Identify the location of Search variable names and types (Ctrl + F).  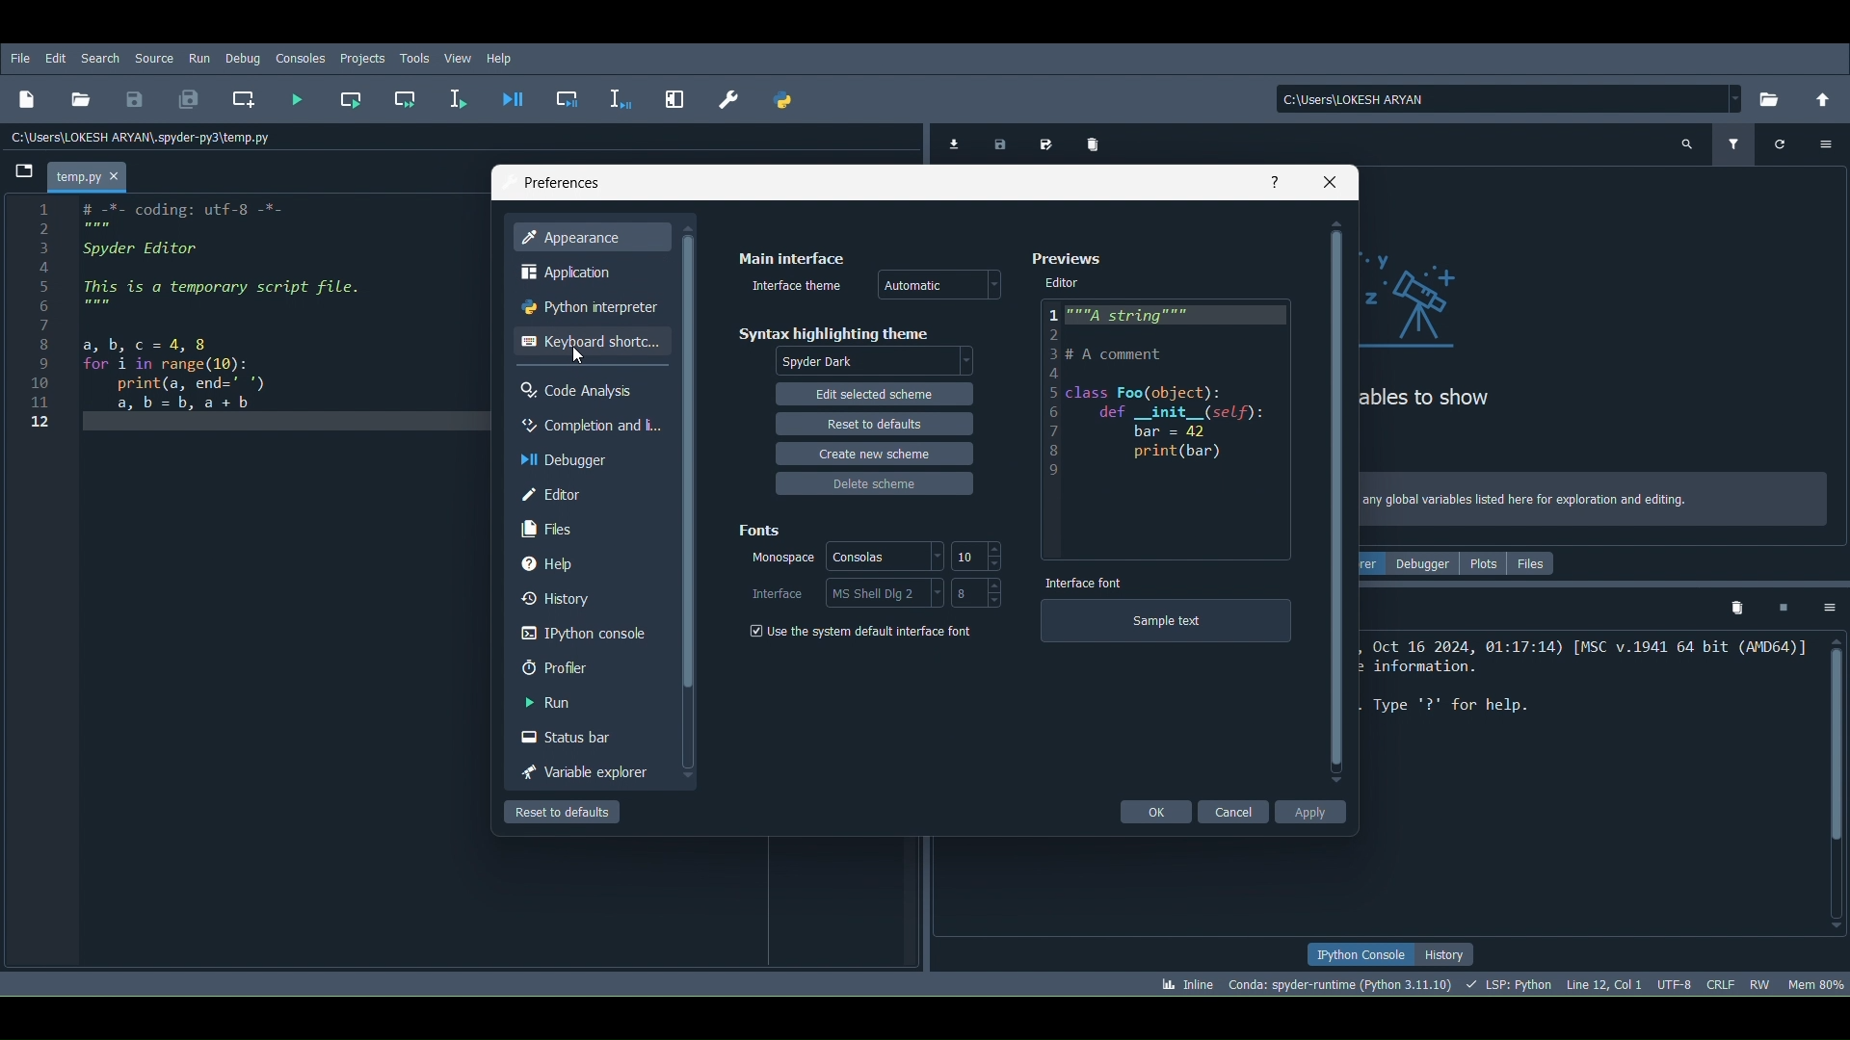
(1689, 144).